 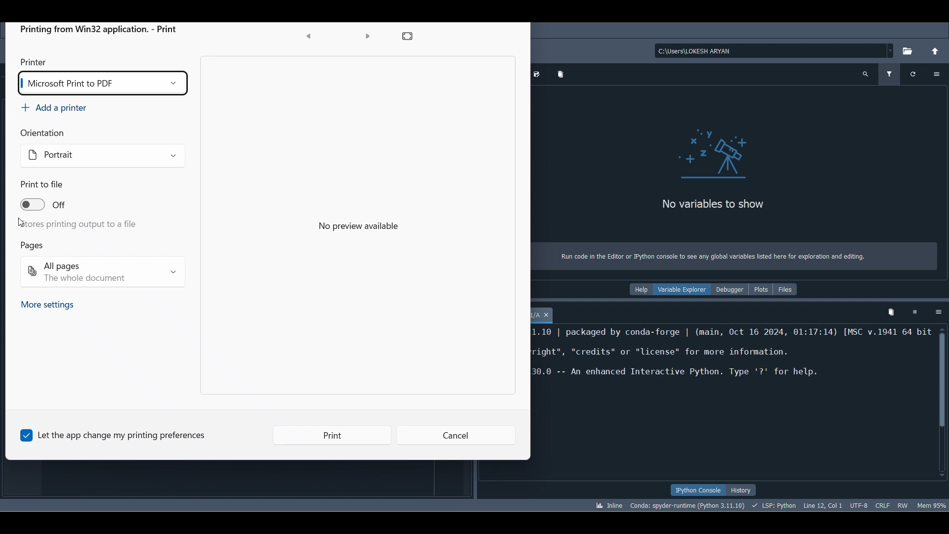 What do you see at coordinates (941, 312) in the screenshot?
I see `Options` at bounding box center [941, 312].